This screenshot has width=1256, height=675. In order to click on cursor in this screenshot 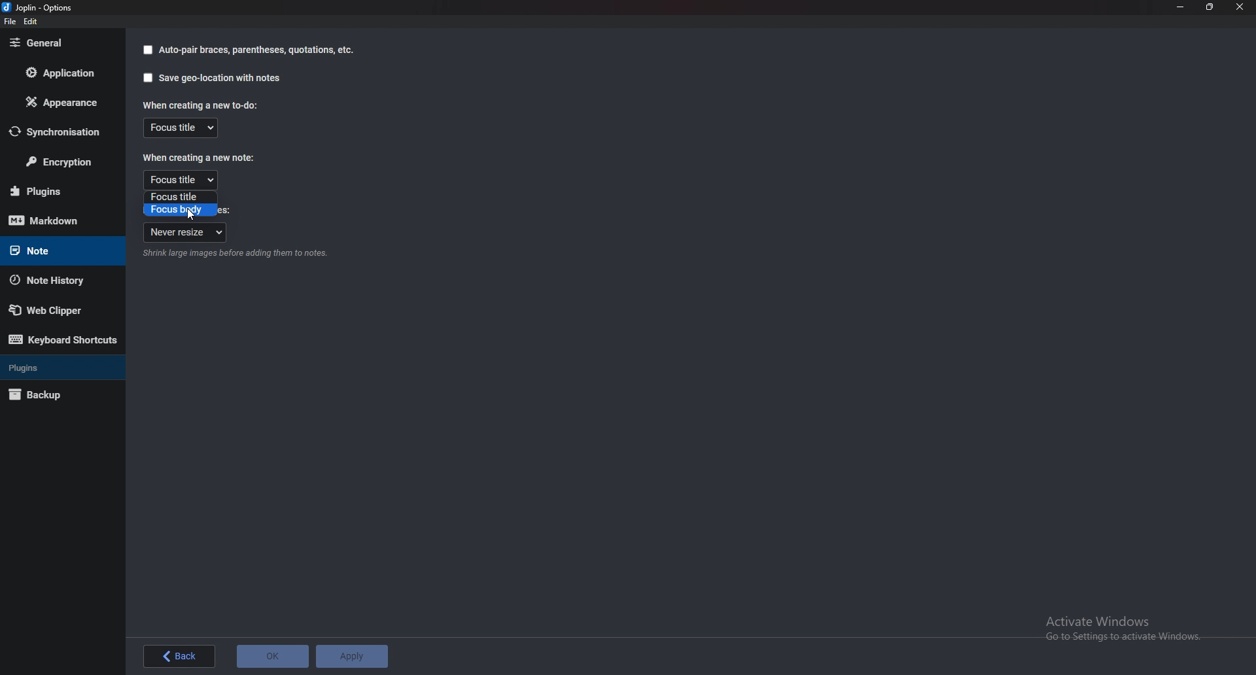, I will do `click(192, 215)`.